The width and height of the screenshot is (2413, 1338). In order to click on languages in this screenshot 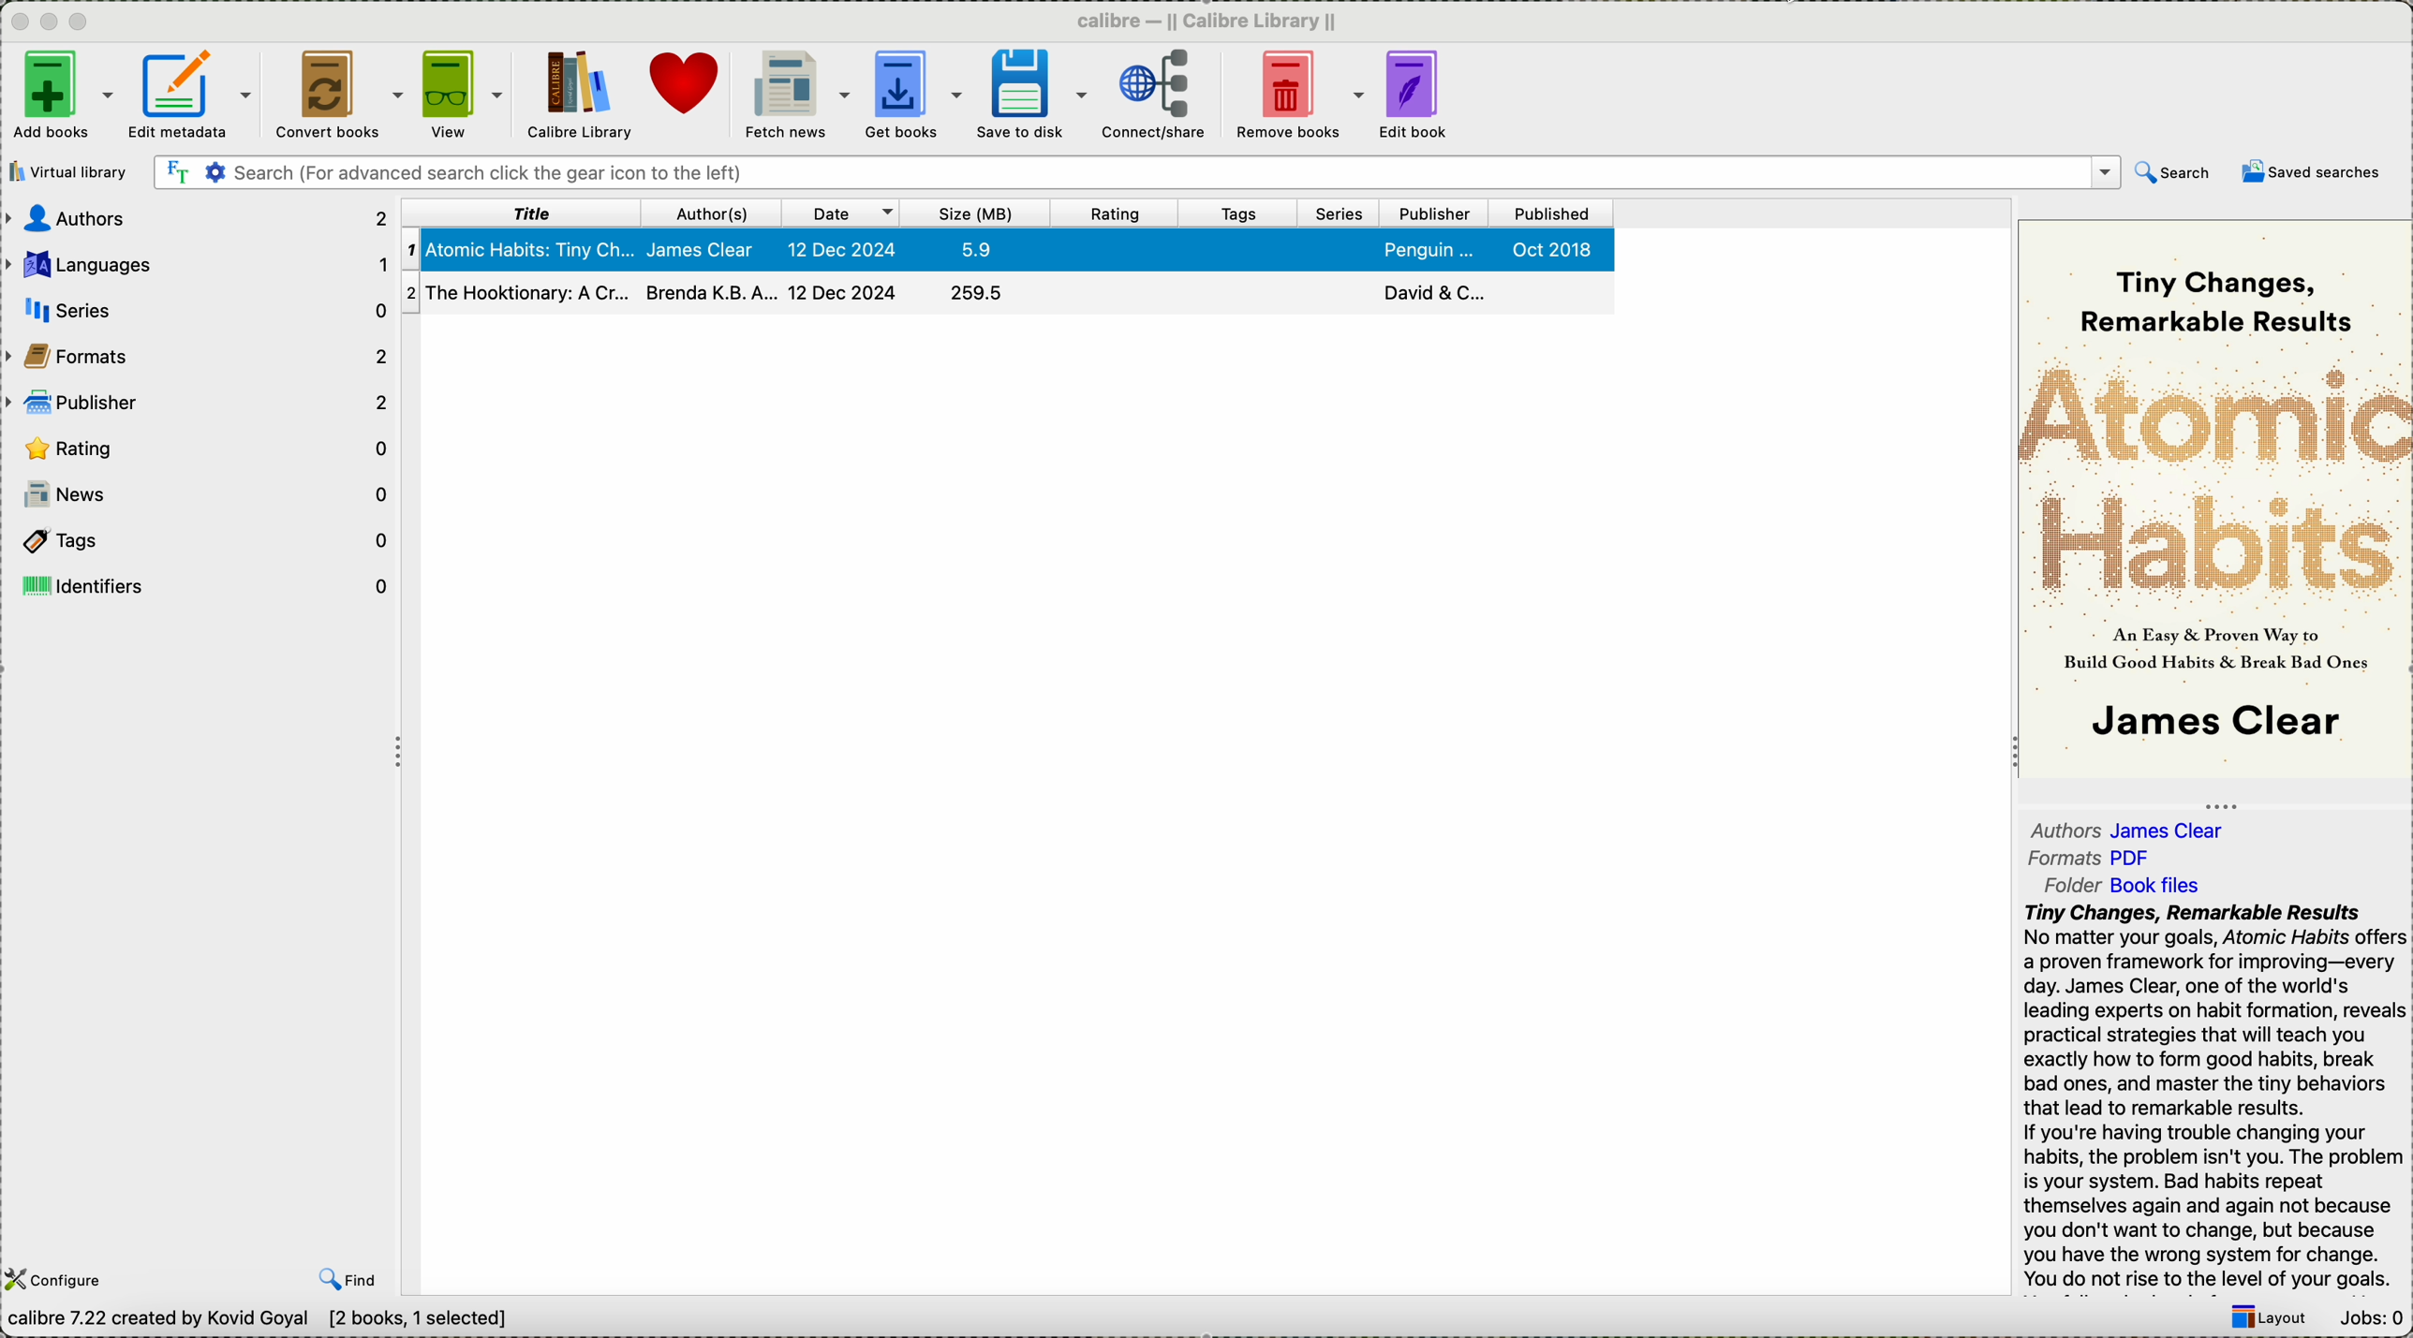, I will do `click(198, 263)`.